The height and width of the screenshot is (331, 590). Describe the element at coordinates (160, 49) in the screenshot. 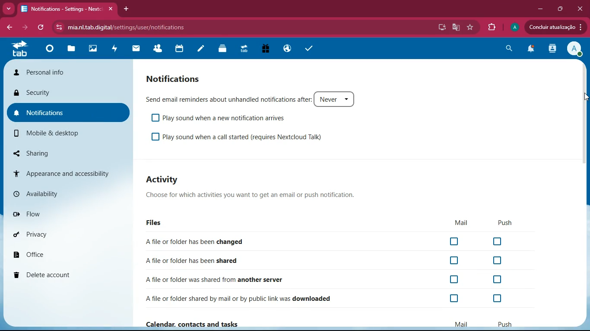

I see `friends` at that location.